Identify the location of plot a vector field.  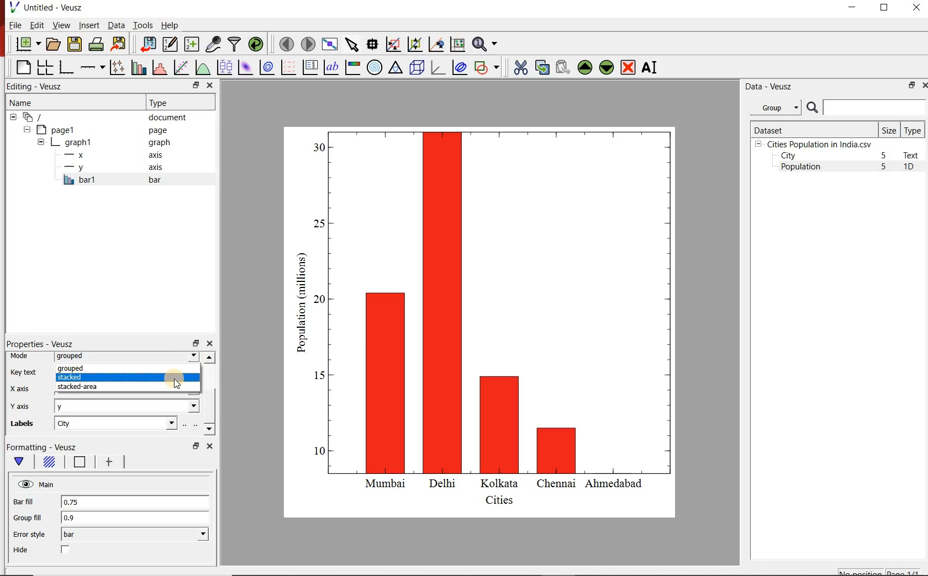
(287, 67).